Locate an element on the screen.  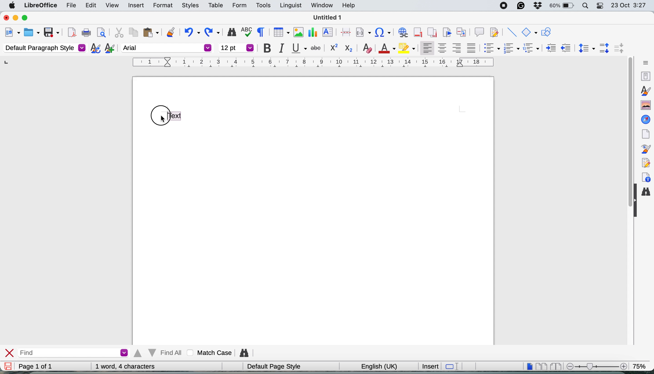
close is located at coordinates (5, 17).